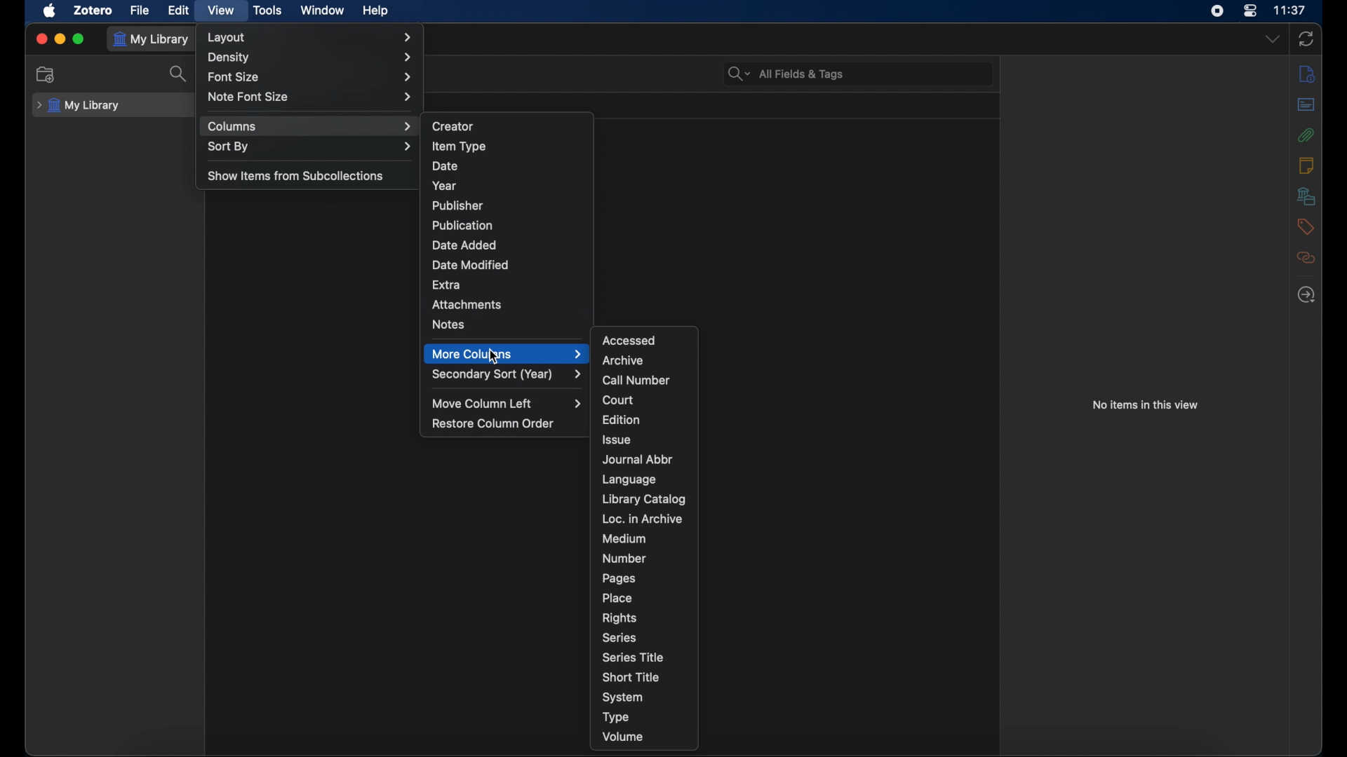 The image size is (1347, 757). Describe the element at coordinates (1219, 11) in the screenshot. I see `screen recorder` at that location.